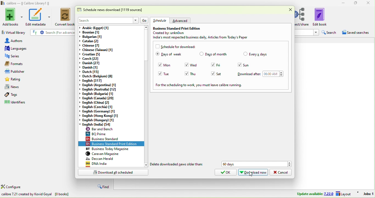 Image resolution: width=375 pixels, height=198 pixels. What do you see at coordinates (104, 186) in the screenshot?
I see `find` at bounding box center [104, 186].